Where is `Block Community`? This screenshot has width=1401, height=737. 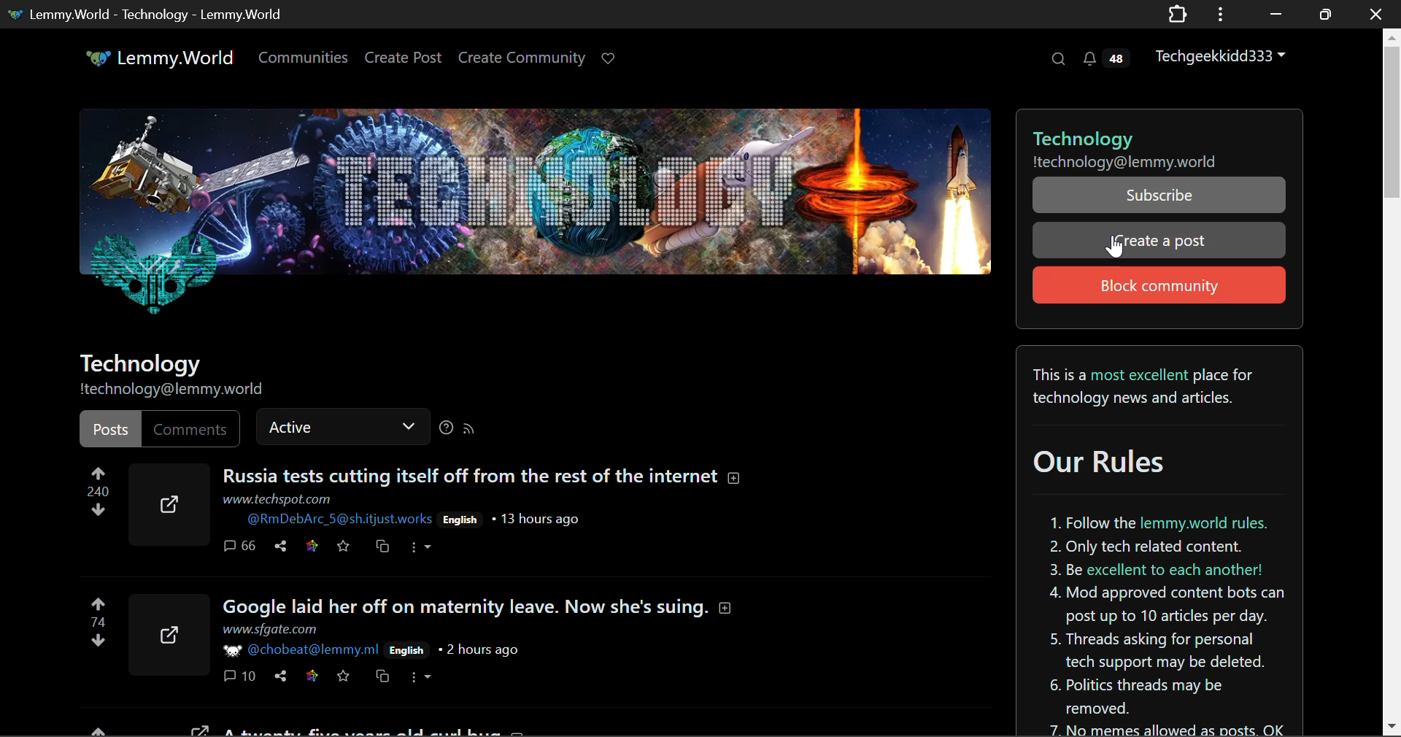 Block Community is located at coordinates (1157, 285).